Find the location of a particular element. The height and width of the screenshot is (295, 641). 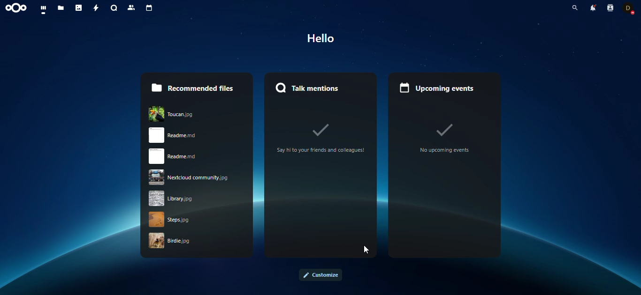

search is located at coordinates (114, 9).